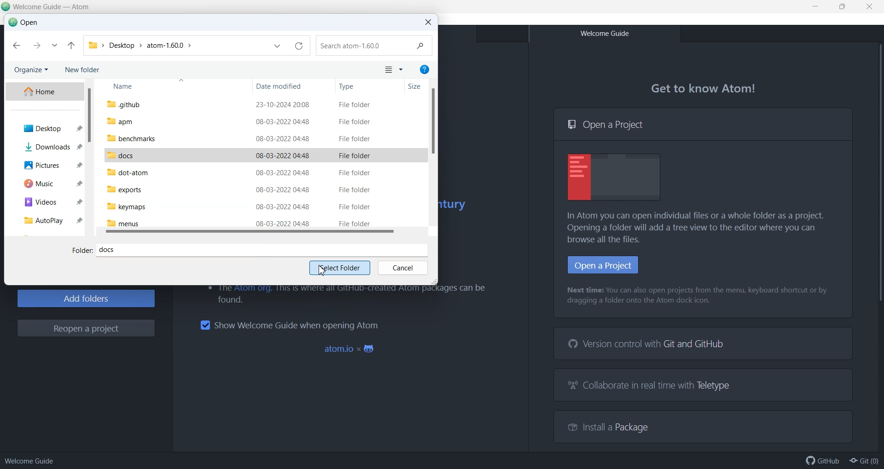 Image resolution: width=884 pixels, height=469 pixels. I want to click on .github, so click(123, 104).